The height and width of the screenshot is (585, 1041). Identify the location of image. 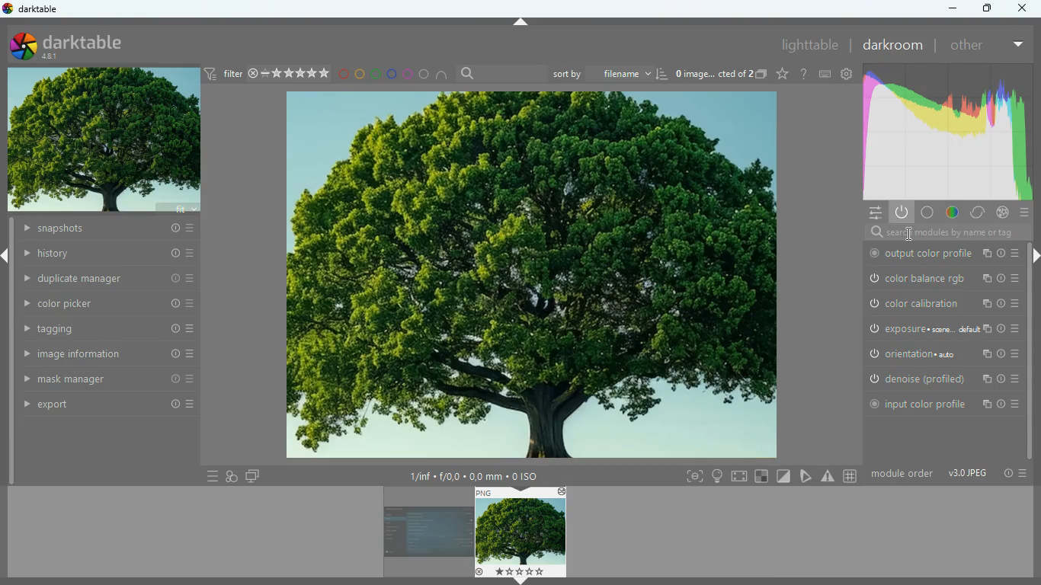
(520, 532).